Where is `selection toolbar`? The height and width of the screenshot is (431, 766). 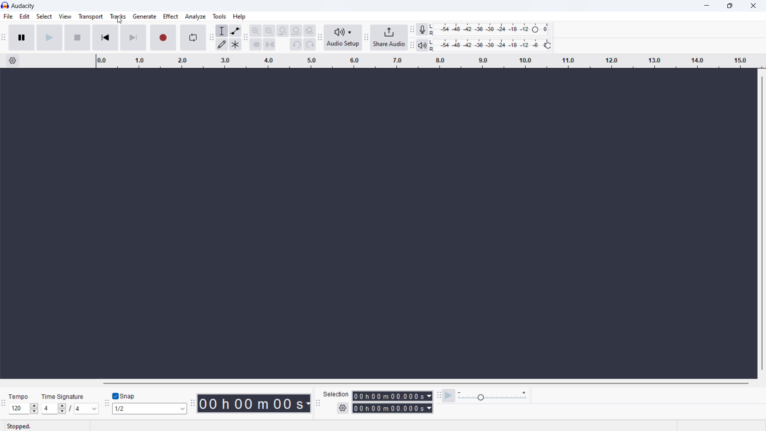
selection toolbar is located at coordinates (318, 404).